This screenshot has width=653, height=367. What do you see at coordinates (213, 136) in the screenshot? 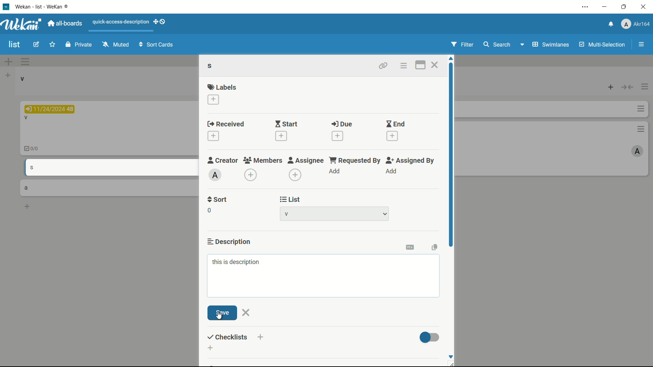
I see `add received date` at bounding box center [213, 136].